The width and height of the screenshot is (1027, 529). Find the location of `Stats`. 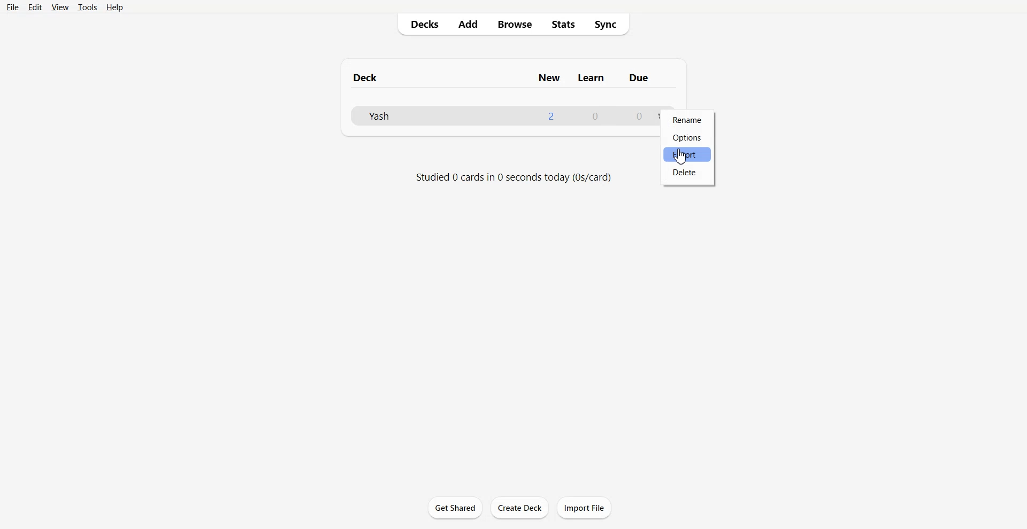

Stats is located at coordinates (564, 24).